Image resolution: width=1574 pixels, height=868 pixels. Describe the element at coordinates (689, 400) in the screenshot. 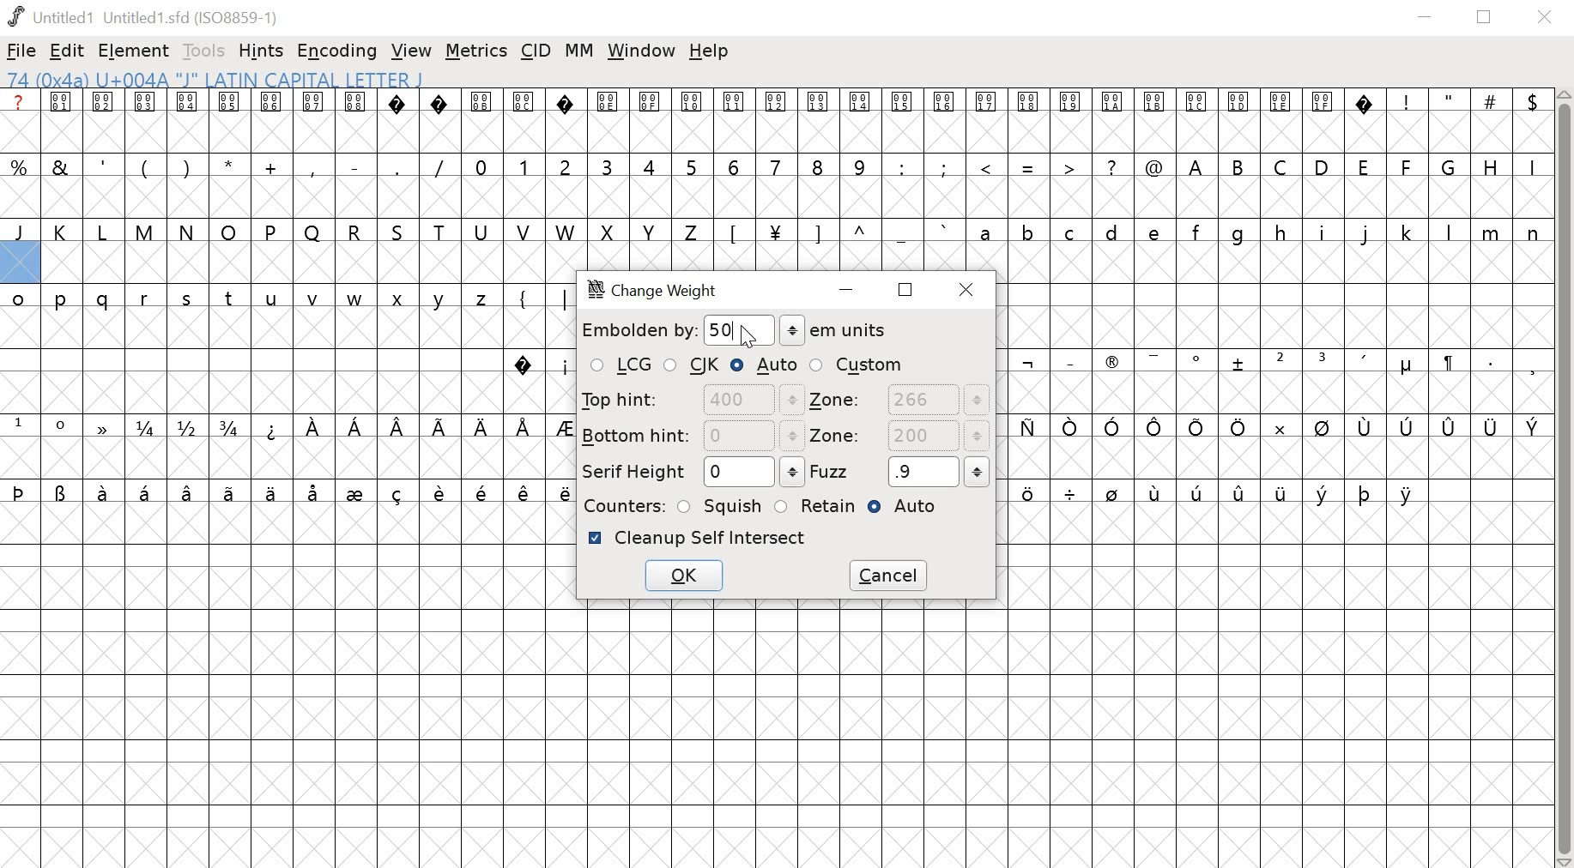

I see `TOP HINT` at that location.